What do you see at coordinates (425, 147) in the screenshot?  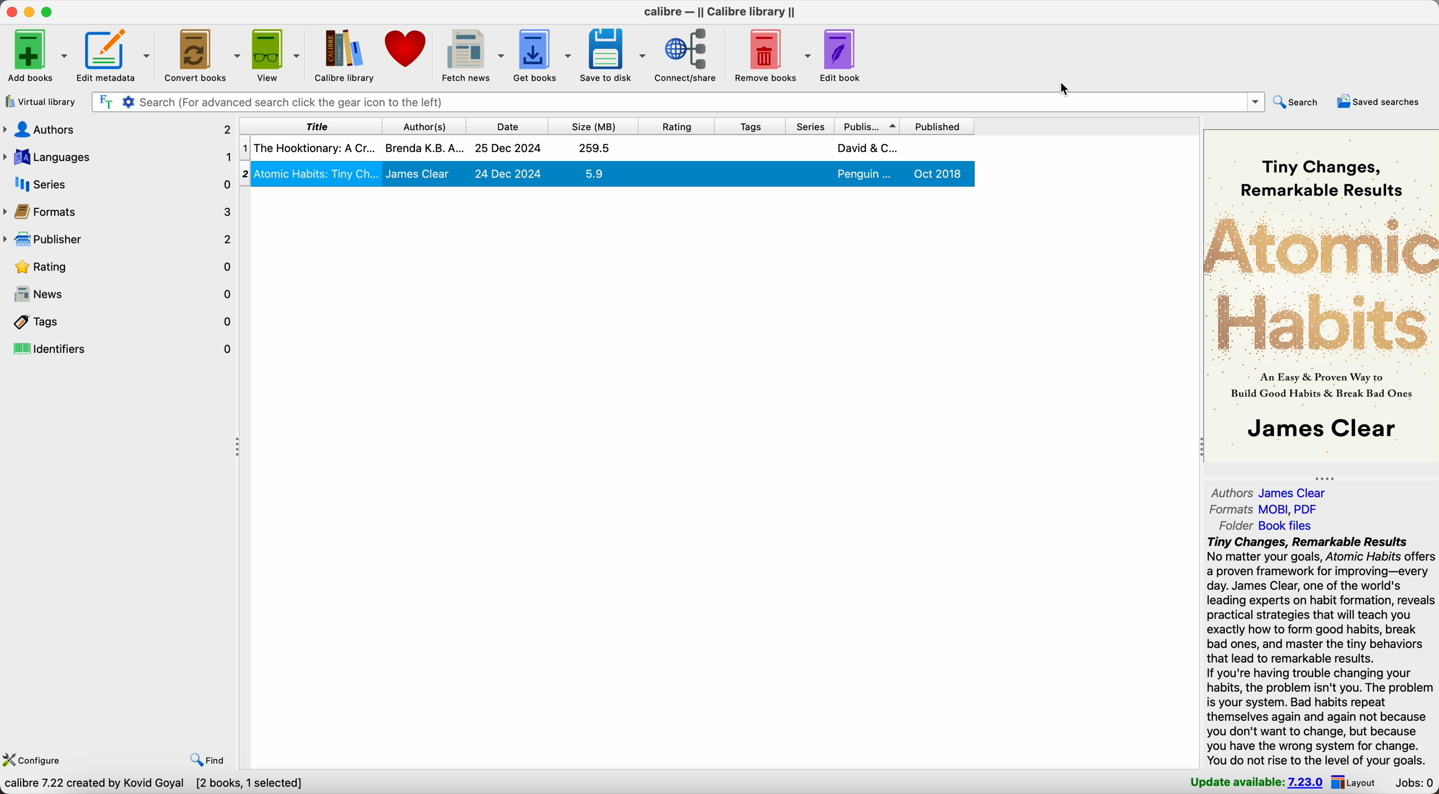 I see `Brenda K.B.A.` at bounding box center [425, 147].